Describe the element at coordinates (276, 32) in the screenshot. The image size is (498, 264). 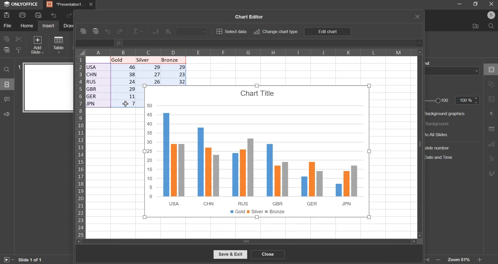
I see `change chart type` at that location.